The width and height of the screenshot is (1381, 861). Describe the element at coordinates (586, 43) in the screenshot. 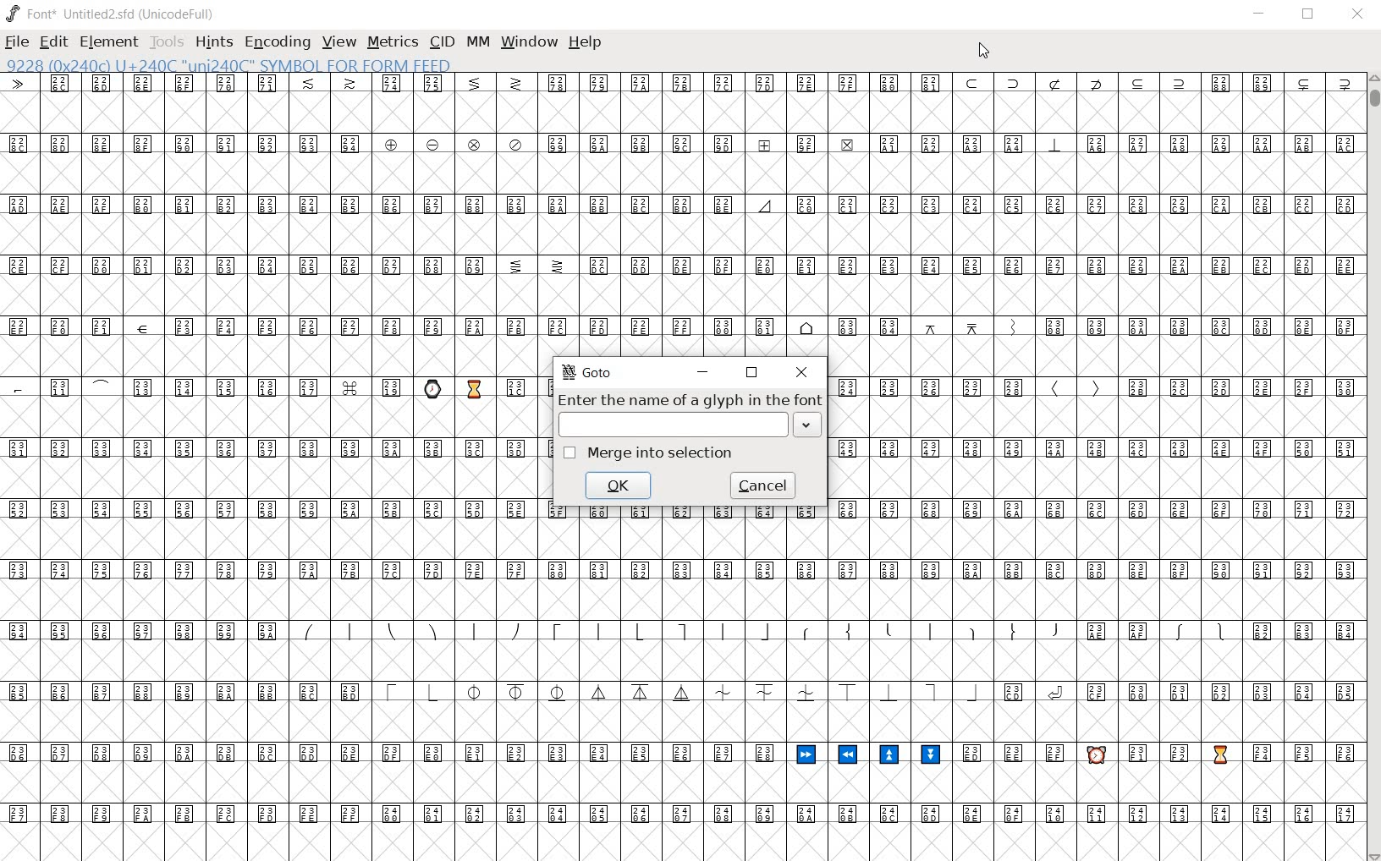

I see `help` at that location.